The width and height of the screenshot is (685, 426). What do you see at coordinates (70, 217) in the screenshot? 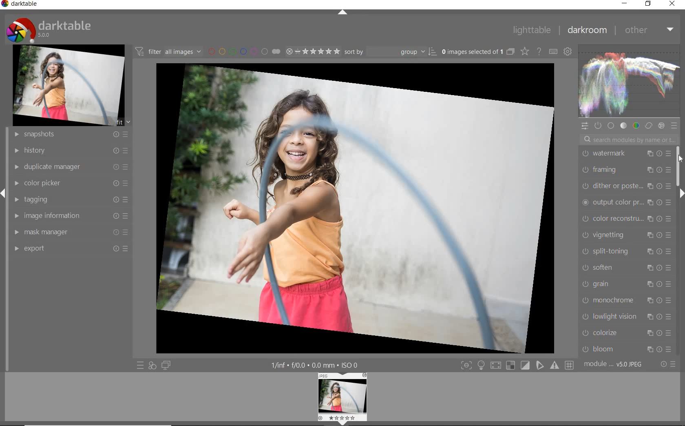
I see `image information` at bounding box center [70, 217].